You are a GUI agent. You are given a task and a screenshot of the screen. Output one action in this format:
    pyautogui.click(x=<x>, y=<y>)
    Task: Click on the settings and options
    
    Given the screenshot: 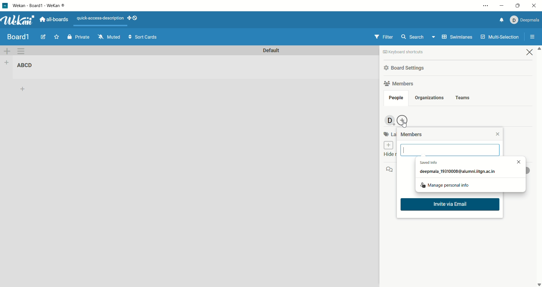 What is the action you would take?
    pyautogui.click(x=486, y=6)
    